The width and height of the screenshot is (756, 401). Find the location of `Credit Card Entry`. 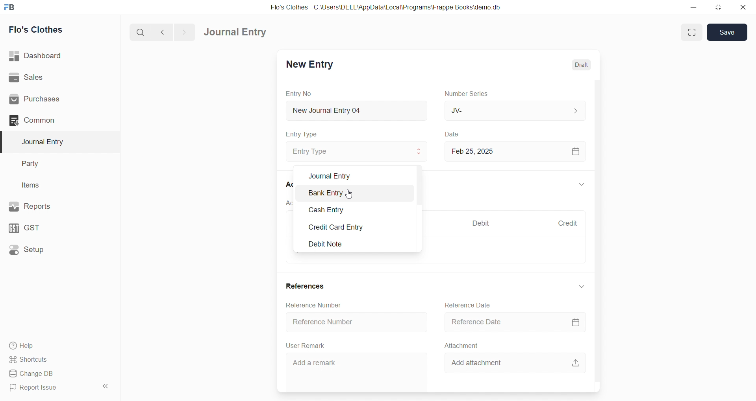

Credit Card Entry is located at coordinates (354, 227).